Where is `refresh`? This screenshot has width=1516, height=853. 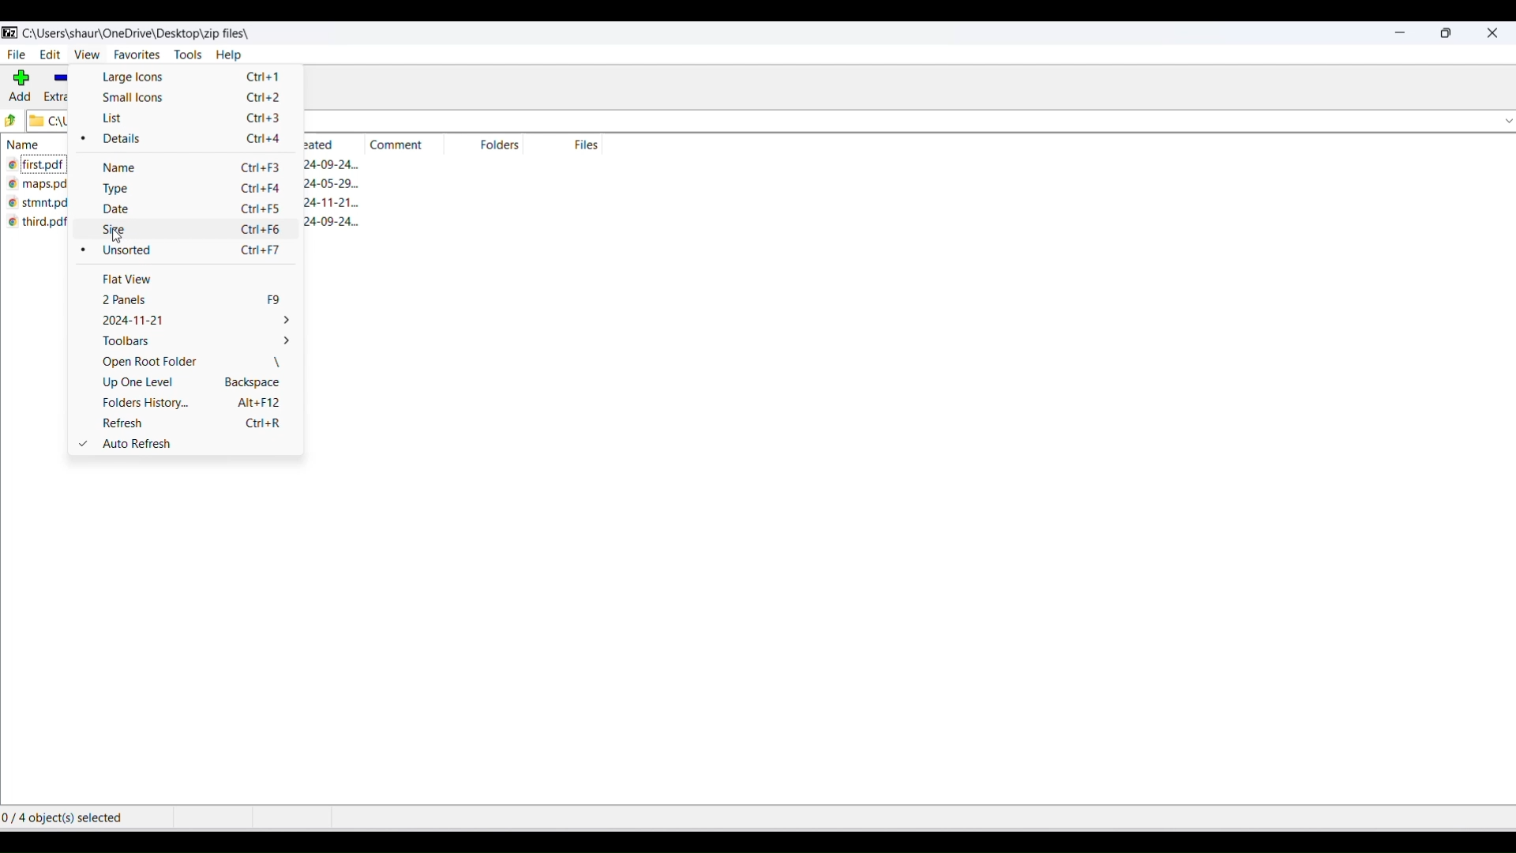 refresh is located at coordinates (196, 424).